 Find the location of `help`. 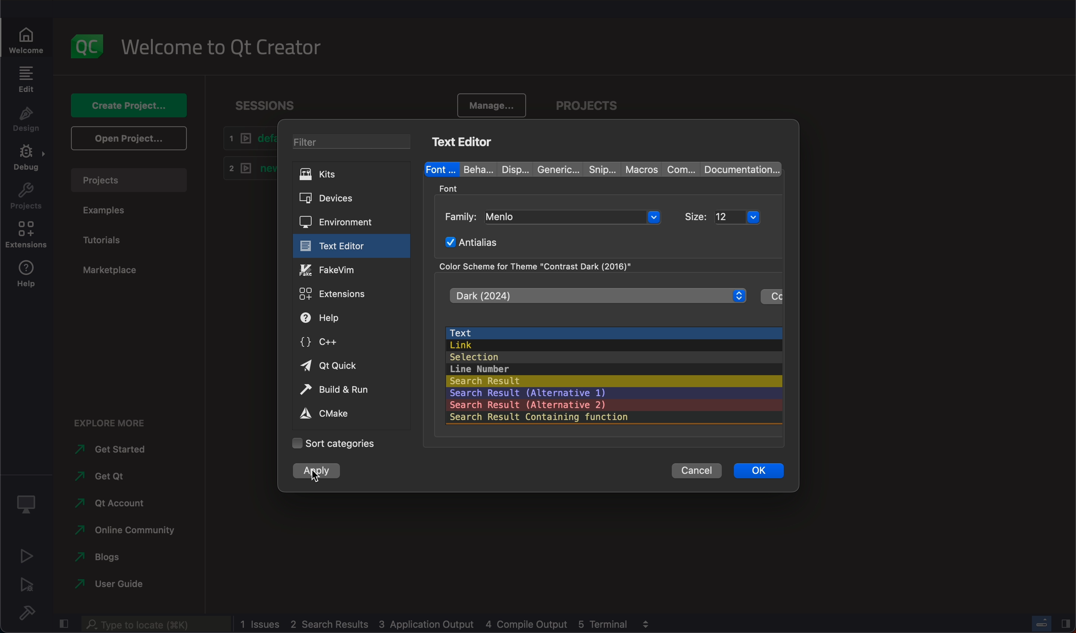

help is located at coordinates (349, 319).